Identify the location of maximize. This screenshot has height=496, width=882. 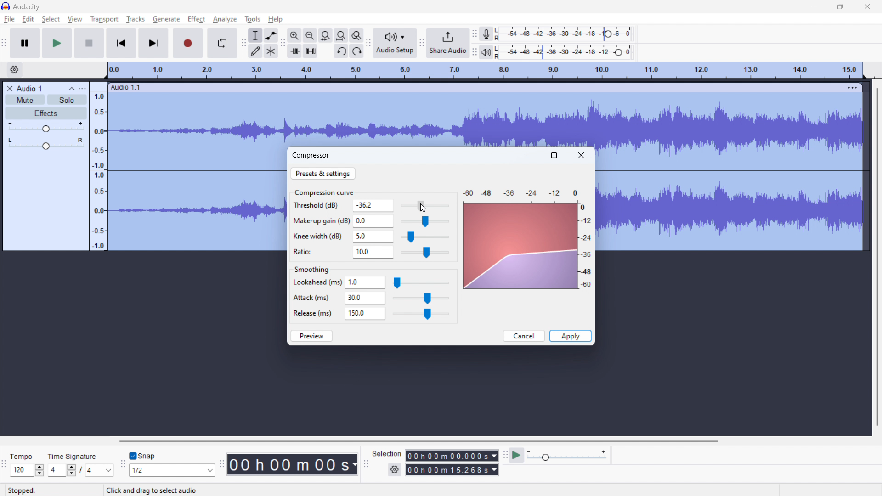
(554, 155).